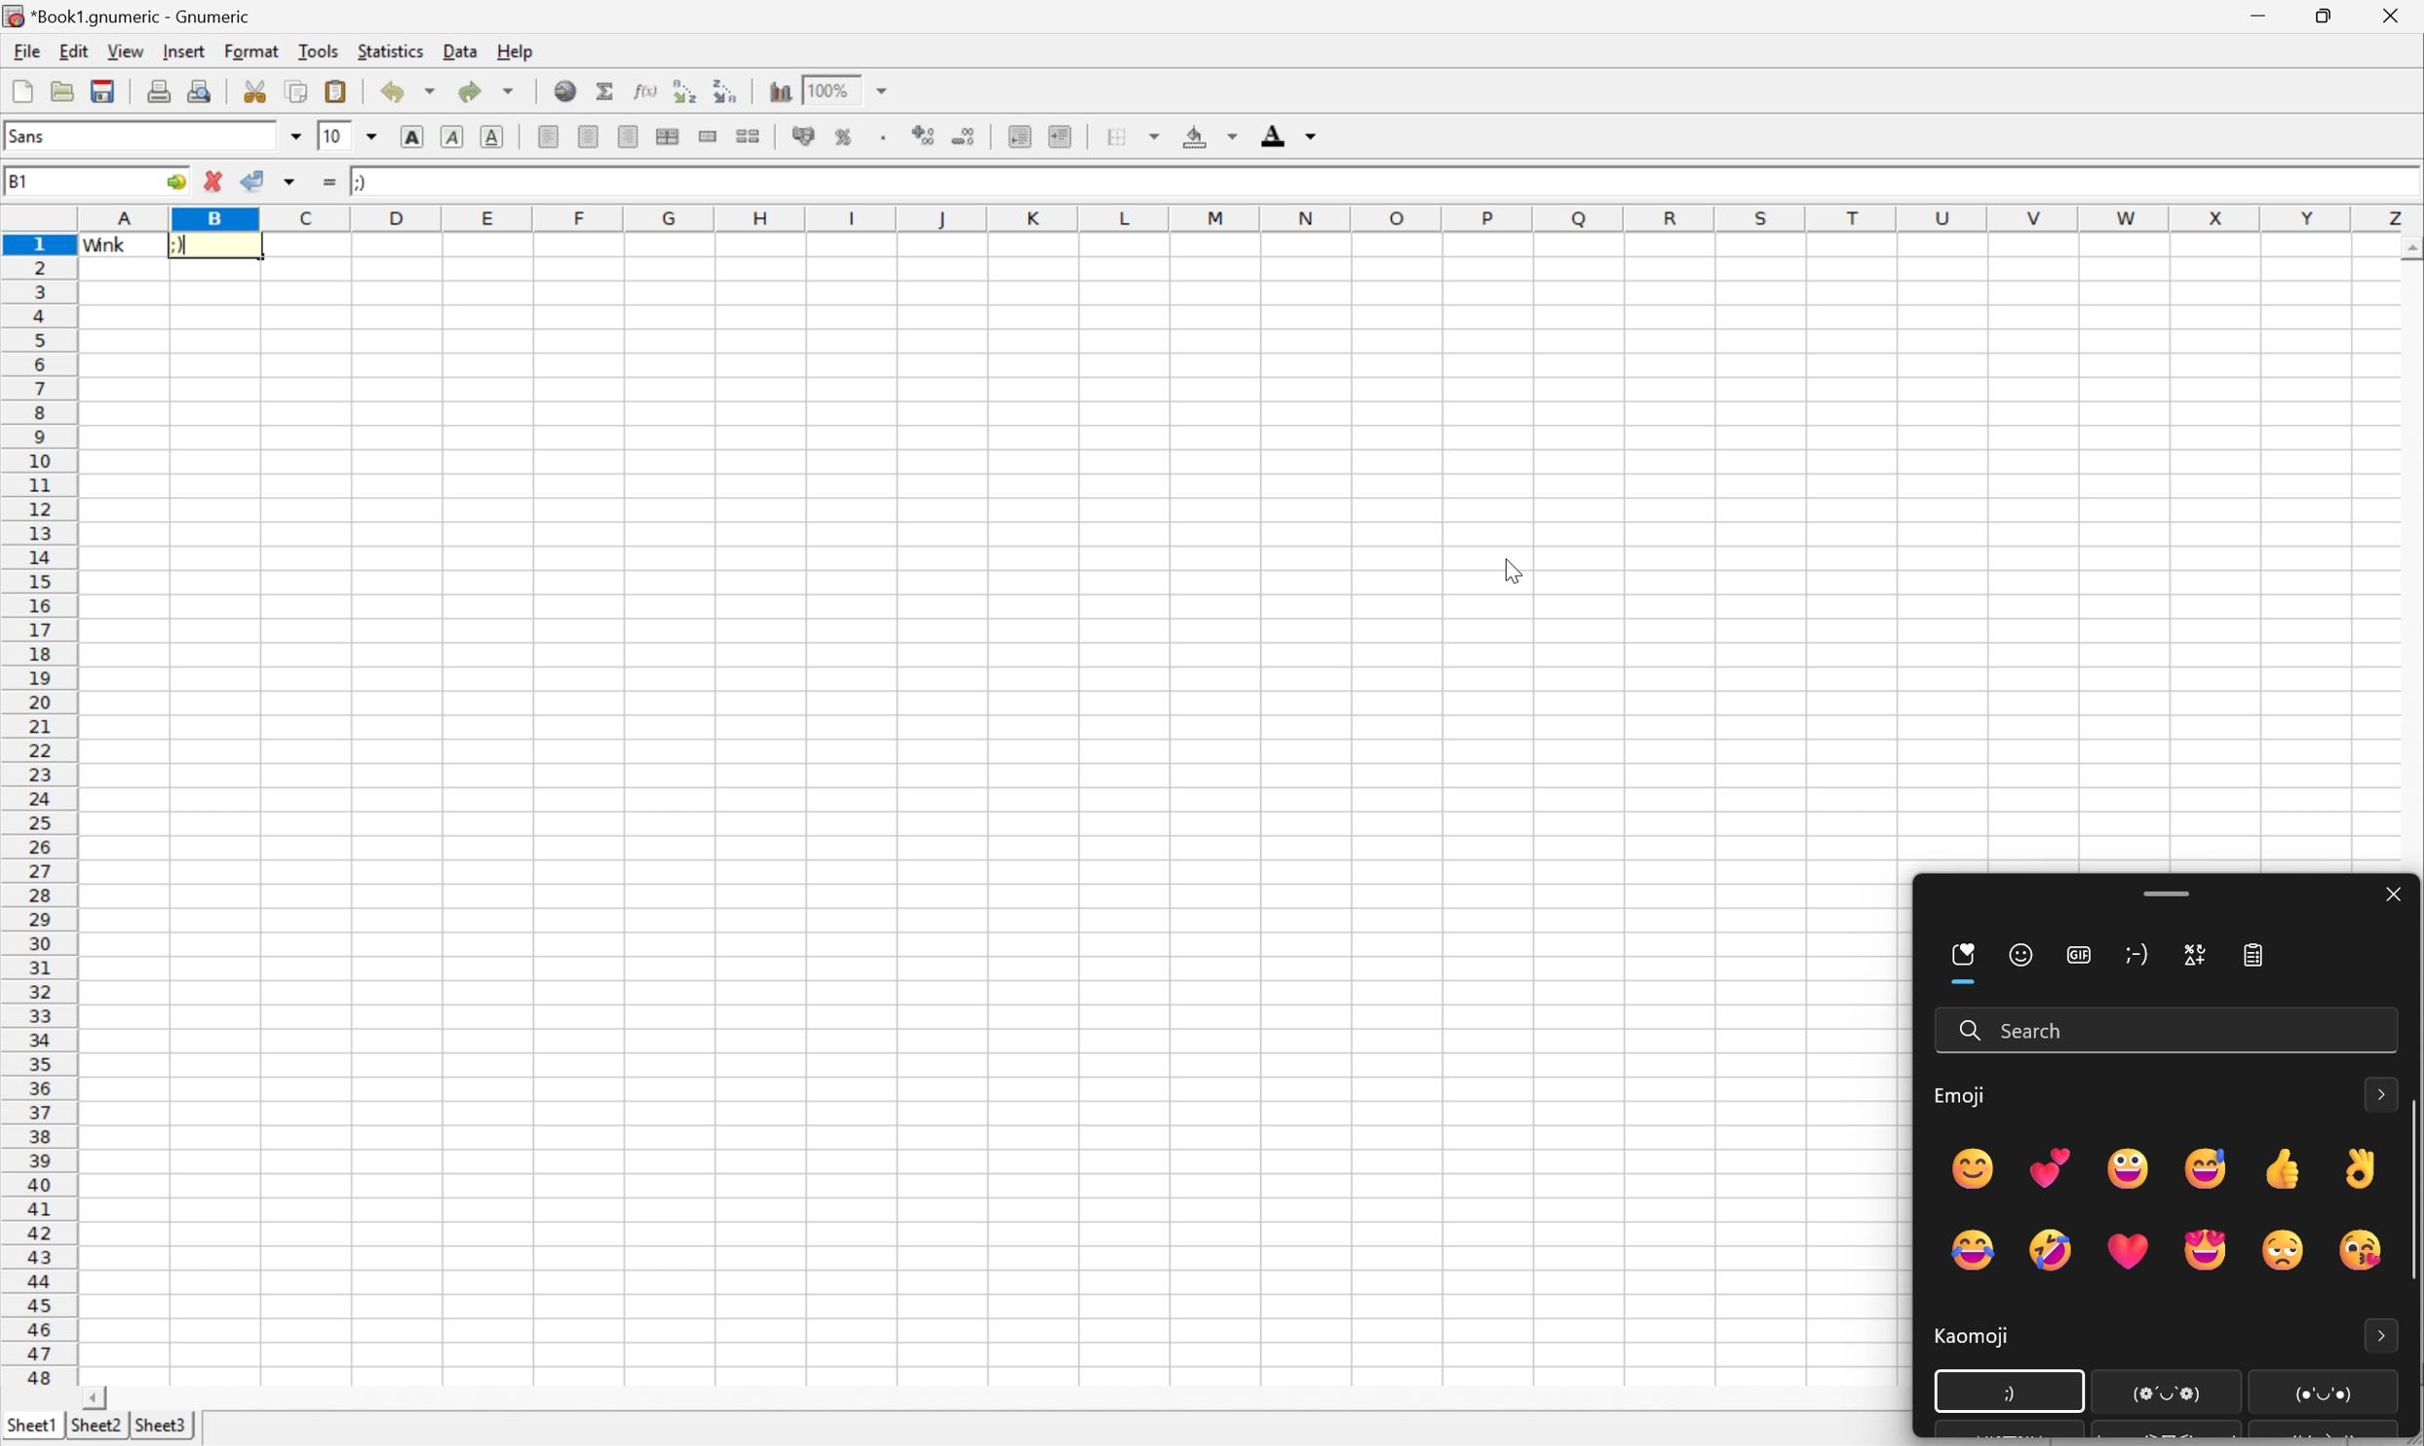  I want to click on emoji, so click(1962, 1100).